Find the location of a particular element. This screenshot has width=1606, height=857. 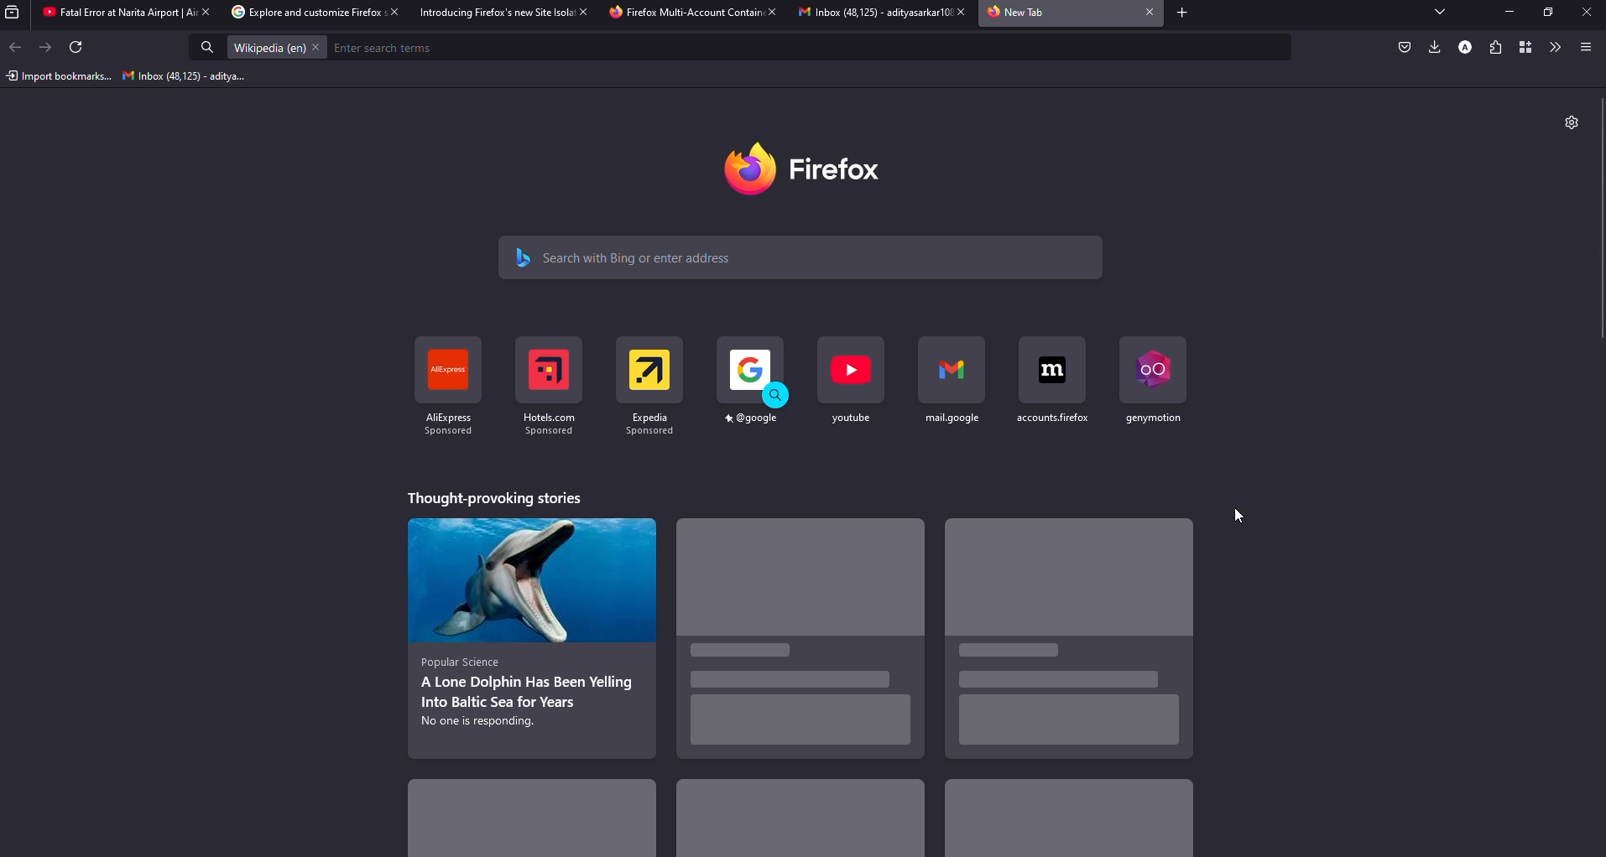

close is located at coordinates (1585, 13).